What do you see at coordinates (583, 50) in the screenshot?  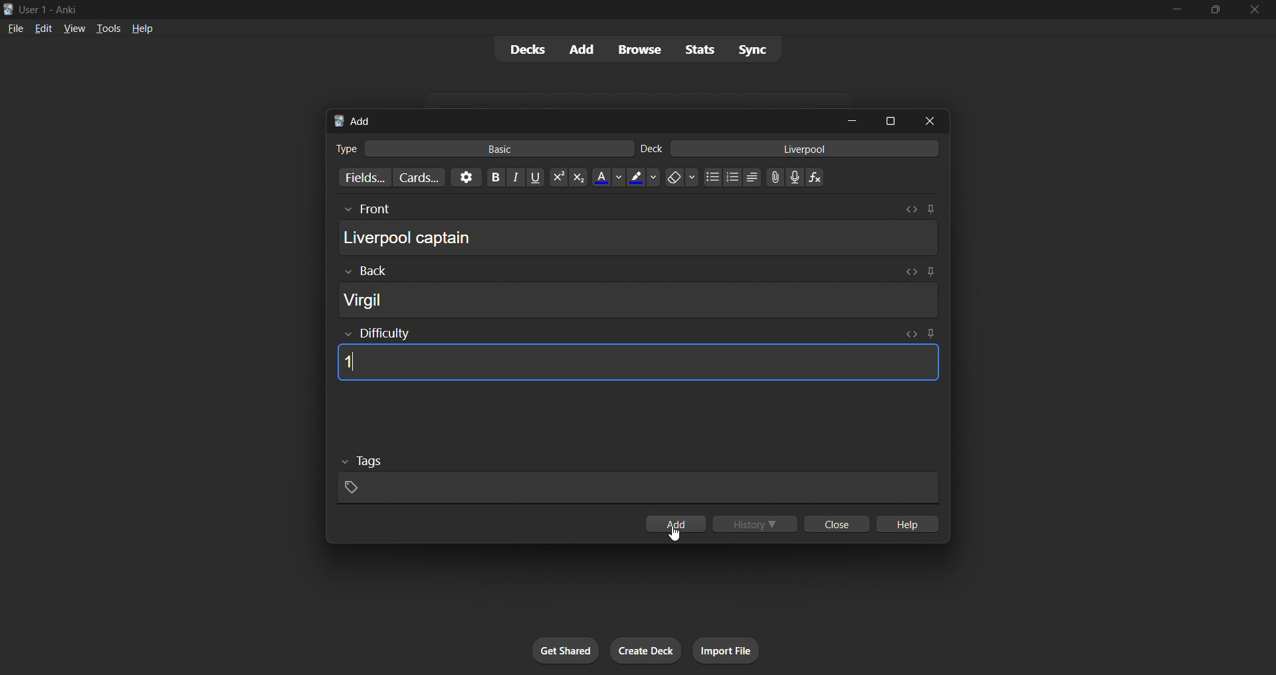 I see `add` at bounding box center [583, 50].